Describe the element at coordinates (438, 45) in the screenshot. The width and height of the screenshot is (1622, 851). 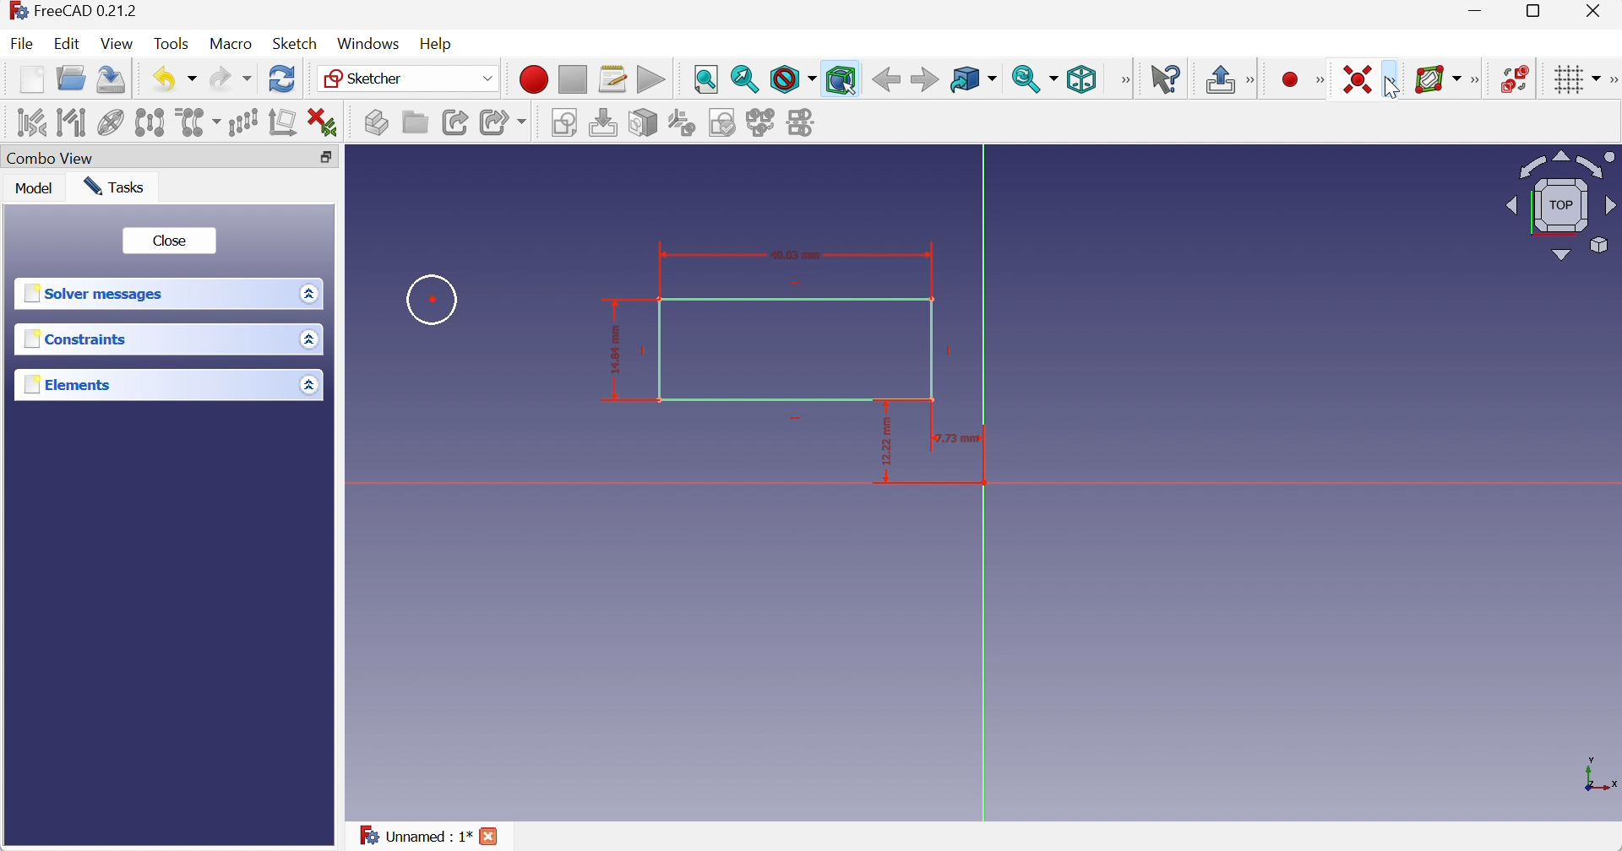
I see `Help` at that location.